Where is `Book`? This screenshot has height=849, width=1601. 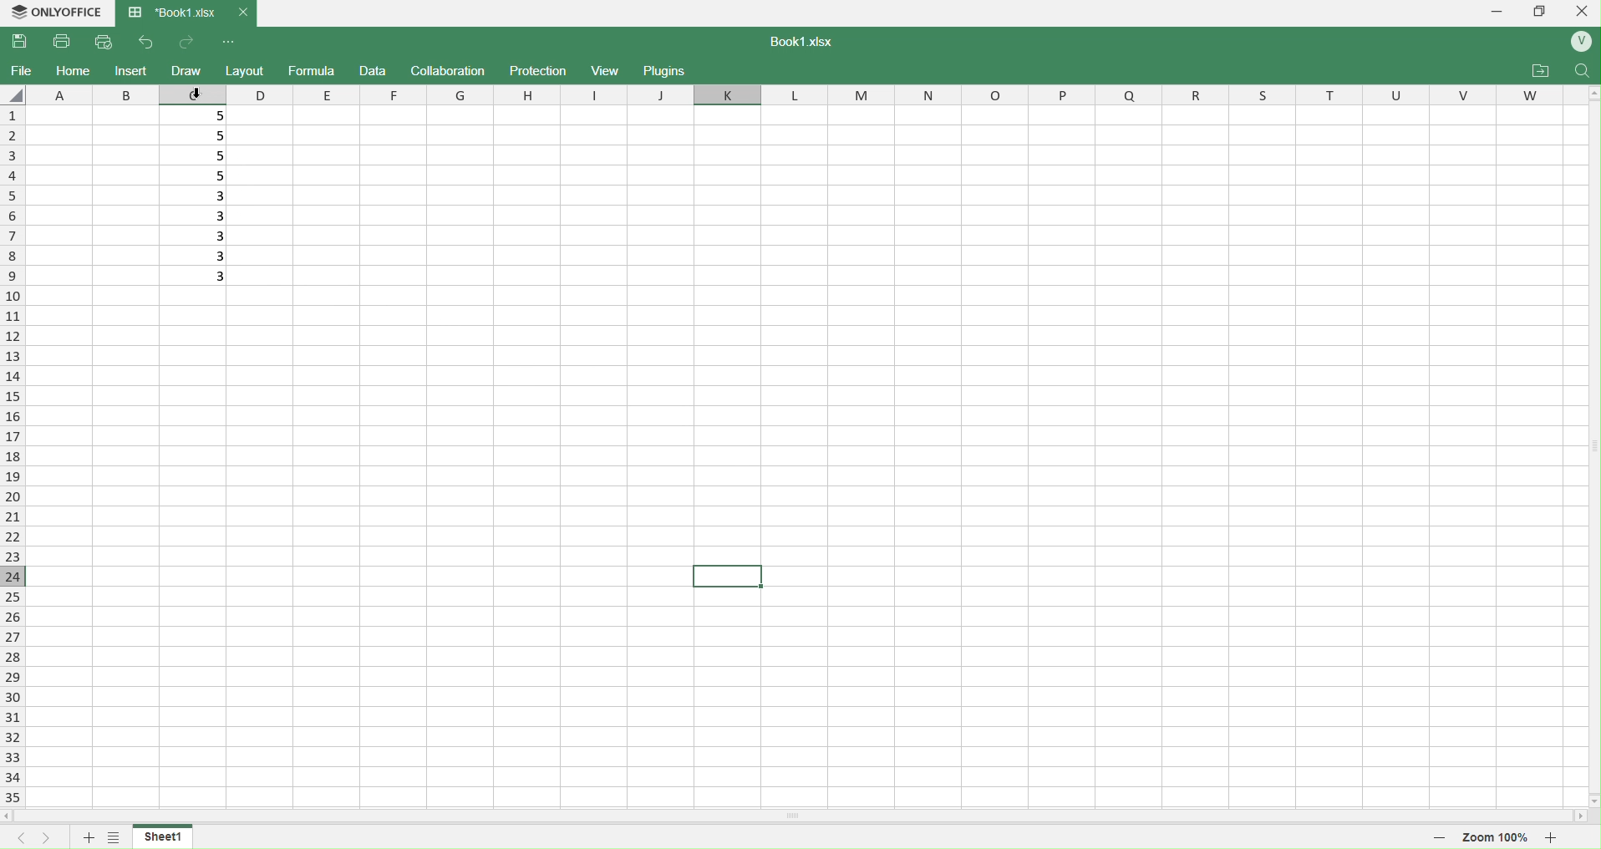 Book is located at coordinates (185, 13).